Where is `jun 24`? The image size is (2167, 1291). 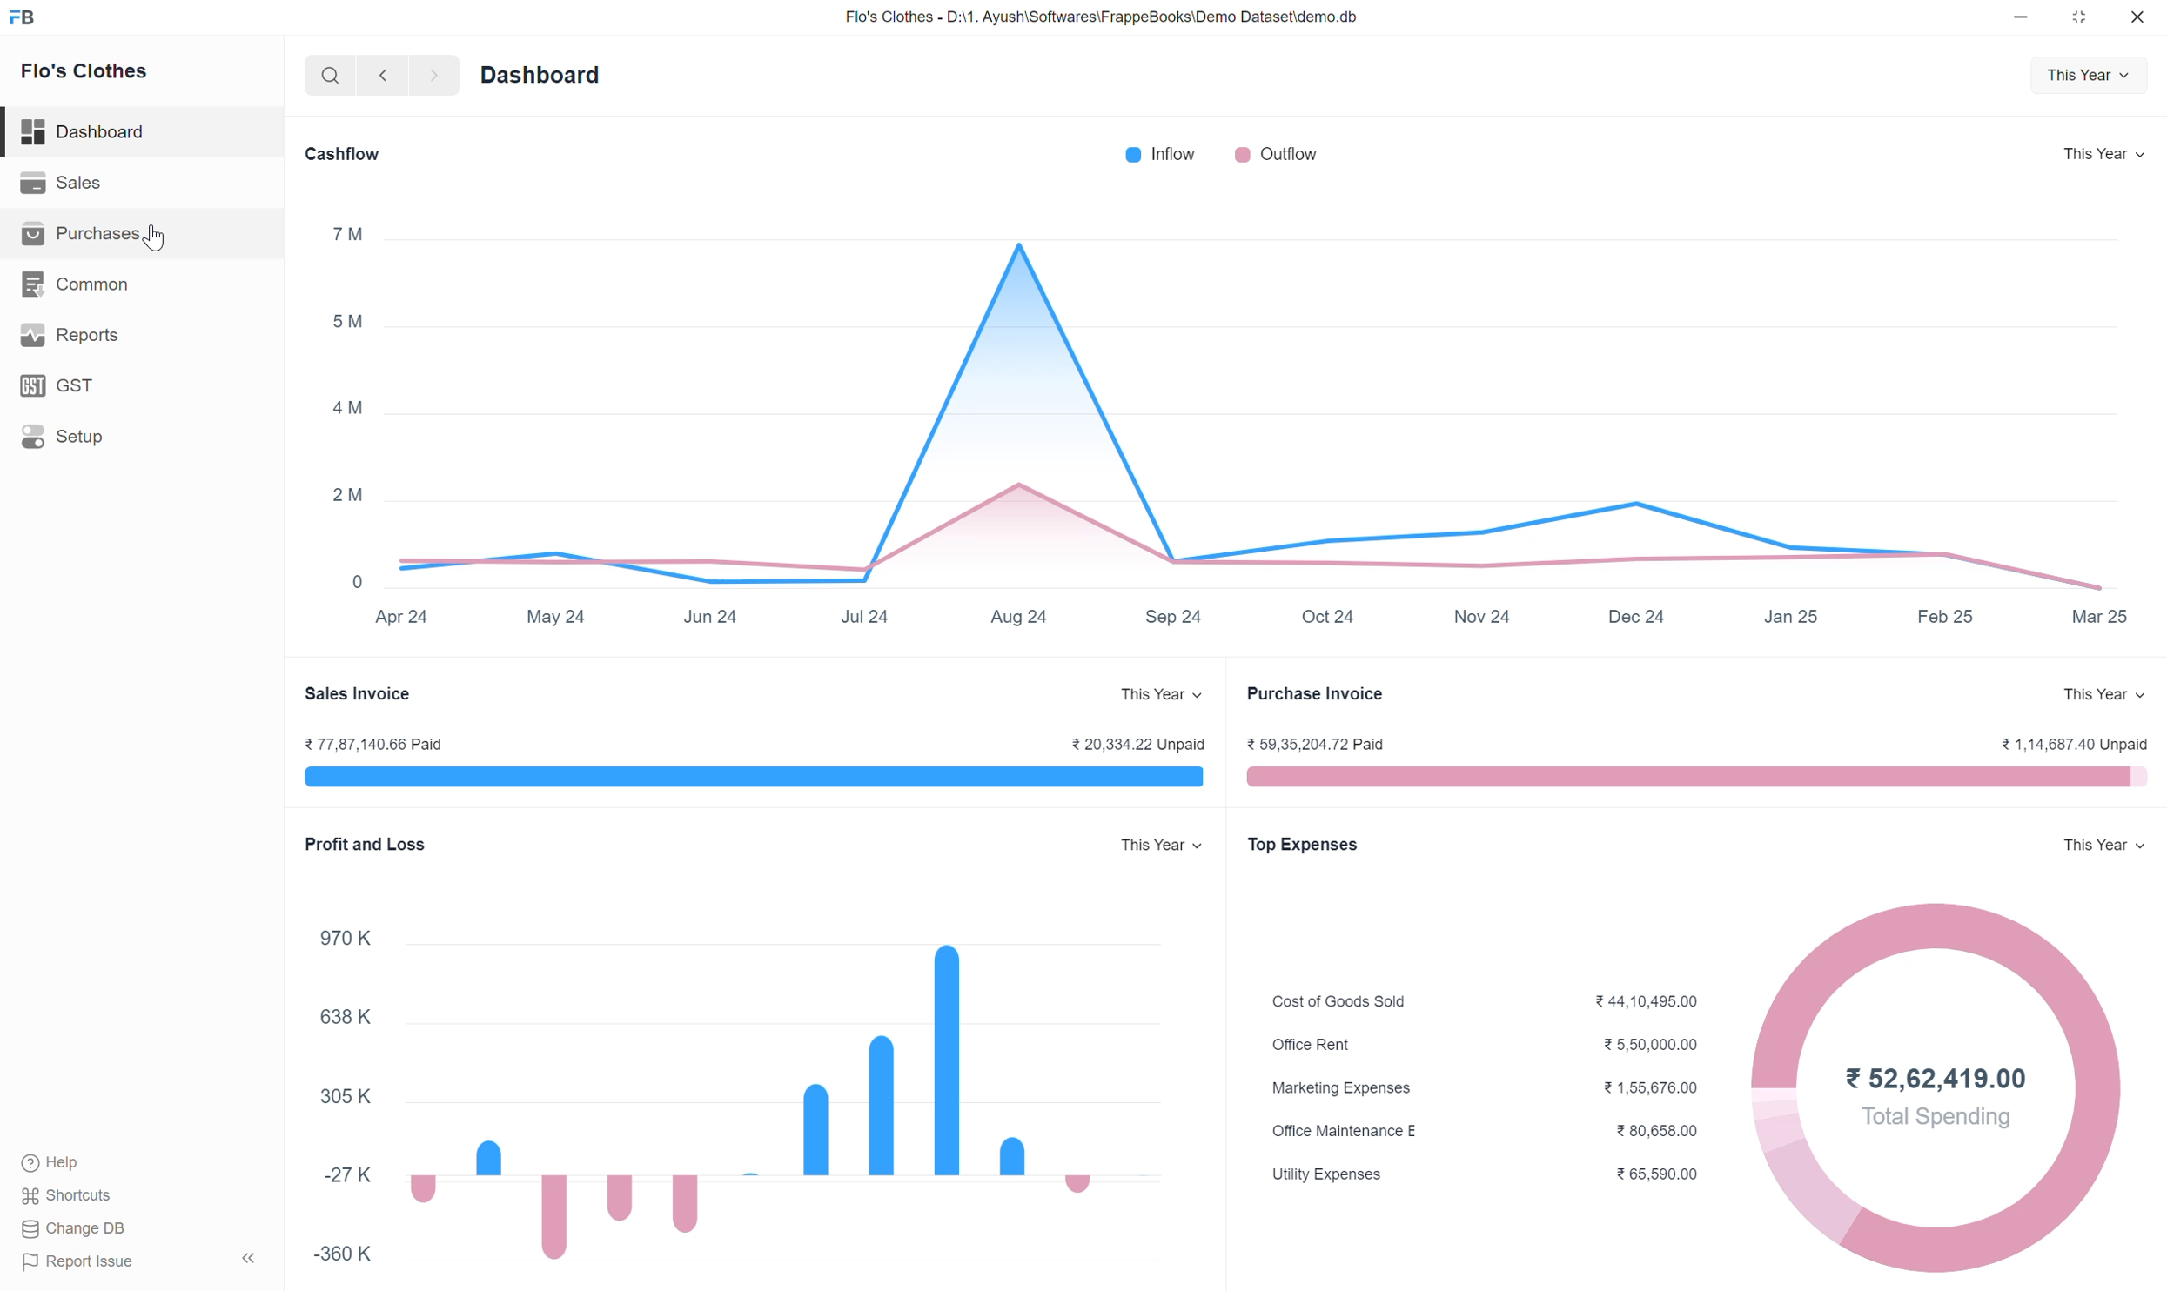
jun 24 is located at coordinates (711, 618).